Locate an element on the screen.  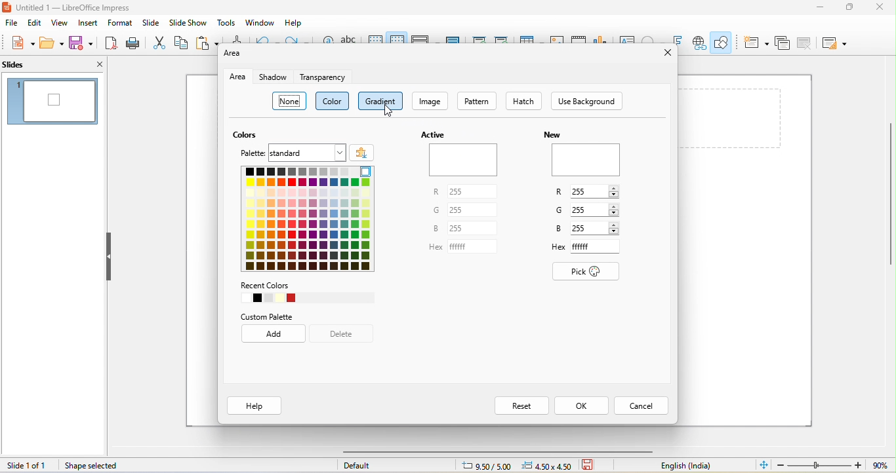
cursor and object position changed is located at coordinates (518, 465).